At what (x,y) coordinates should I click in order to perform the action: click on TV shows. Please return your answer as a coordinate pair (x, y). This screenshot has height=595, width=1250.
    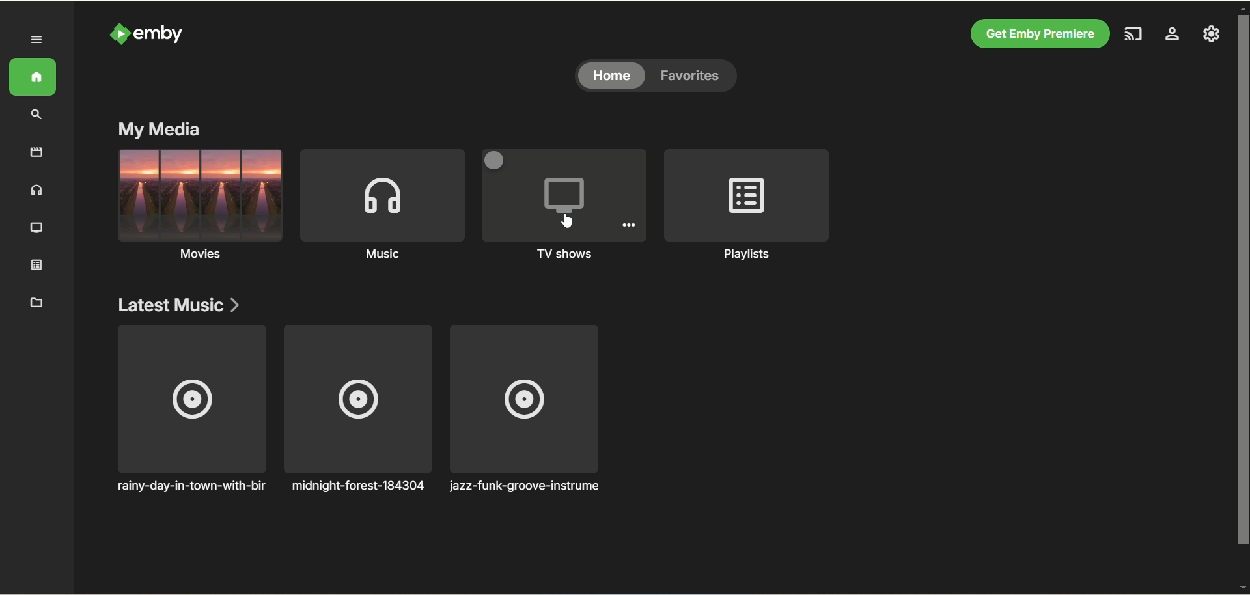
    Looking at the image, I should click on (566, 204).